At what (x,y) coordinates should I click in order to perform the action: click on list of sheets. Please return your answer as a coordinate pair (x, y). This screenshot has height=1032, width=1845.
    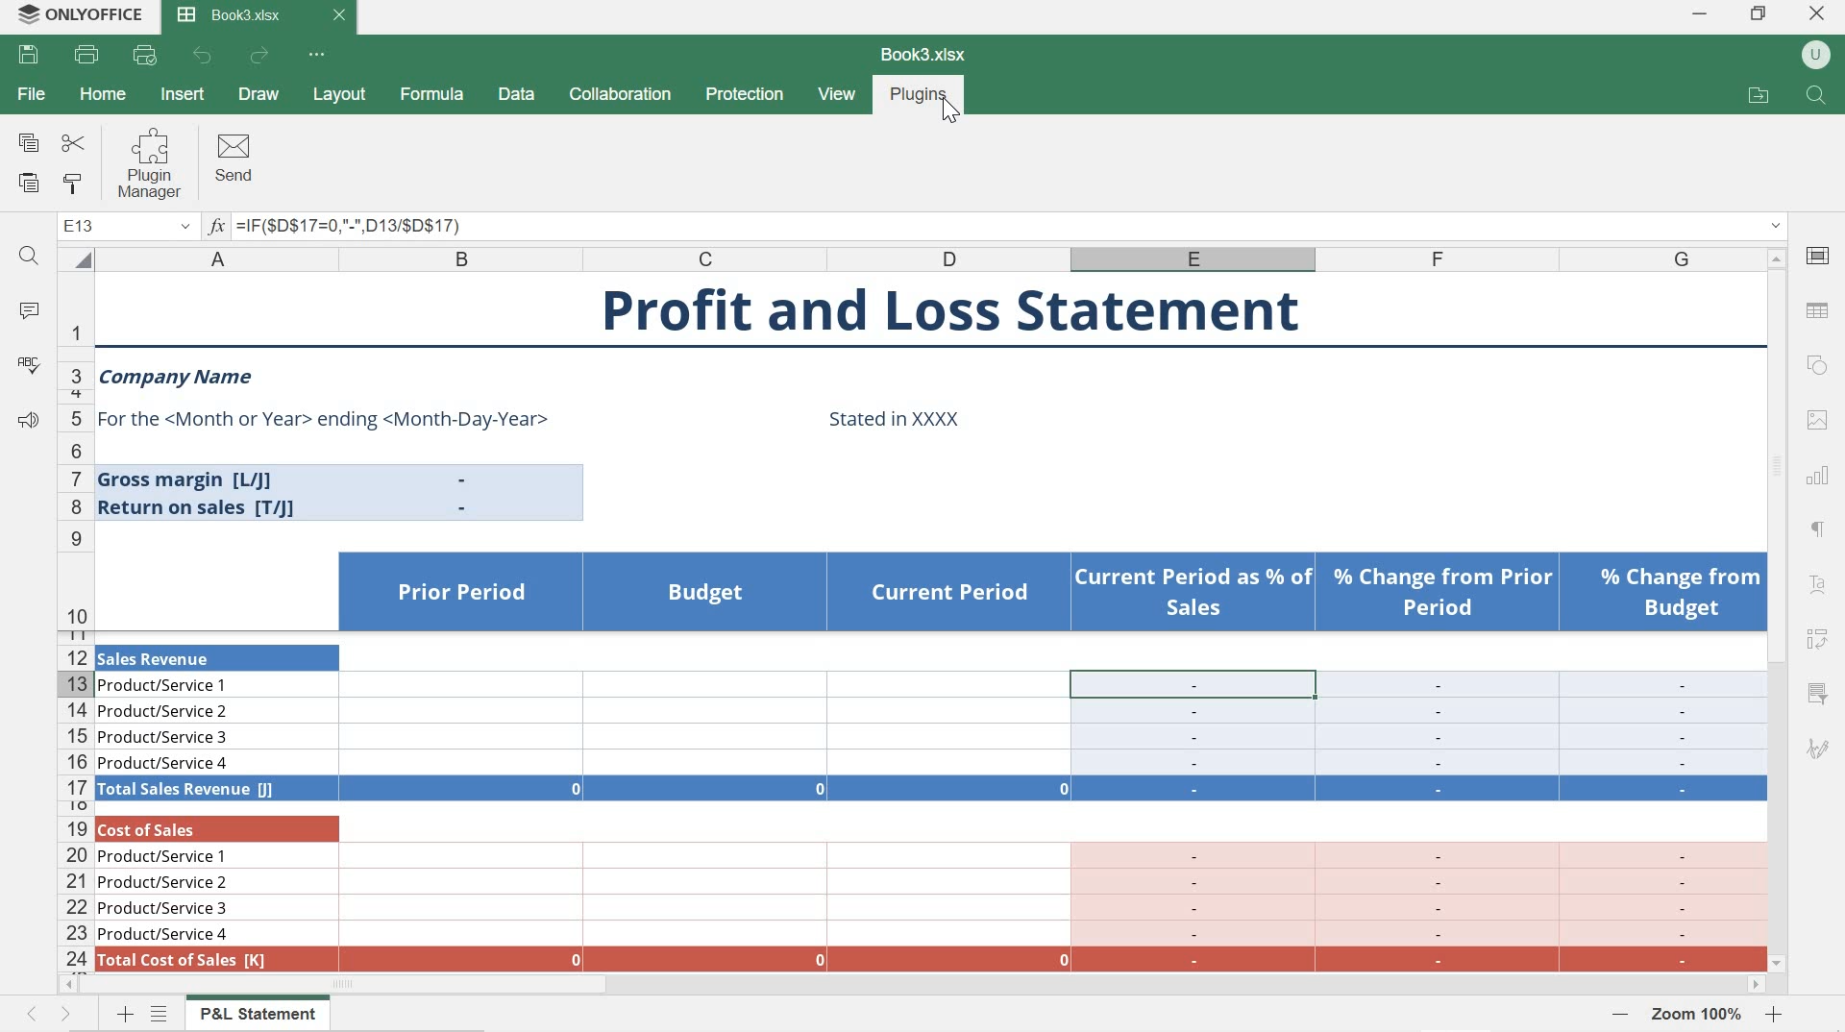
    Looking at the image, I should click on (163, 1015).